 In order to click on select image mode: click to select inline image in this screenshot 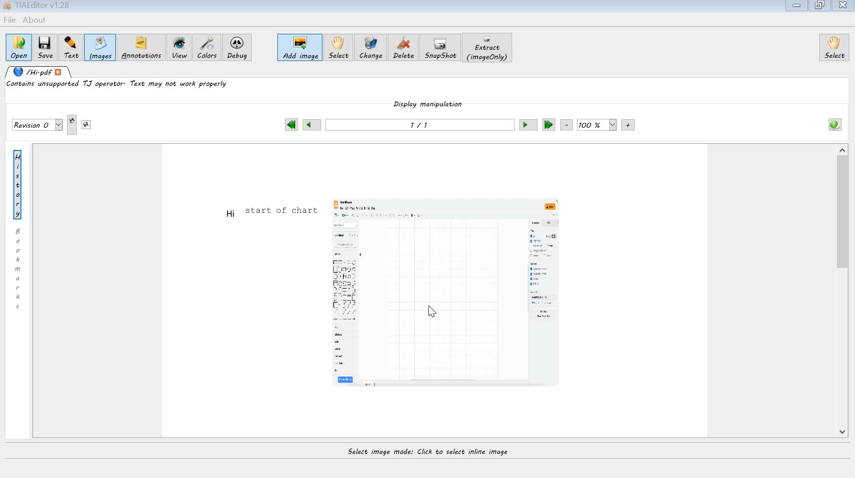, I will do `click(431, 455)`.